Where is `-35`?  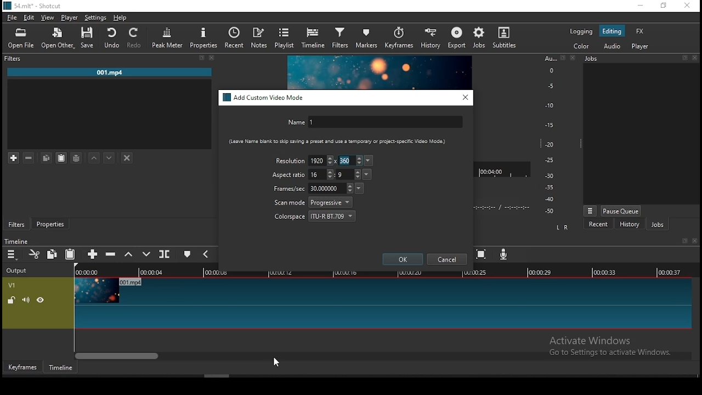
-35 is located at coordinates (547, 188).